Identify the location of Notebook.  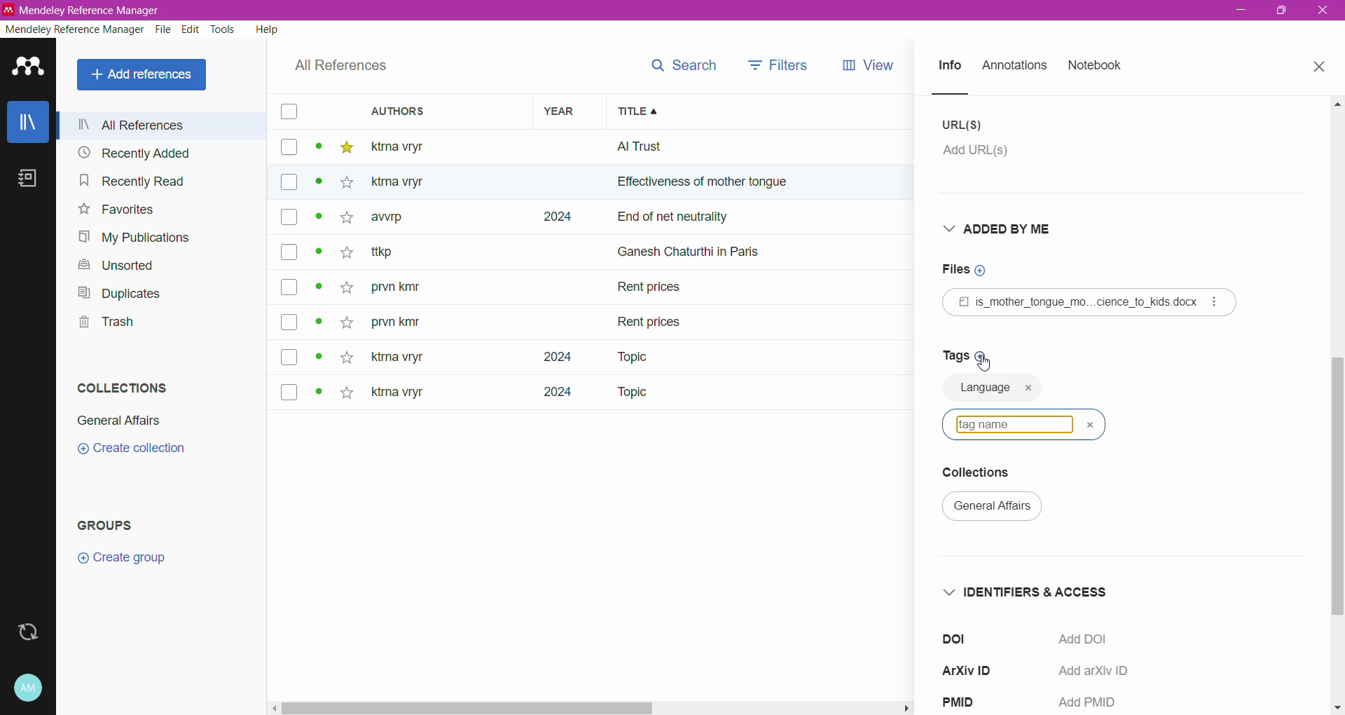
(28, 178).